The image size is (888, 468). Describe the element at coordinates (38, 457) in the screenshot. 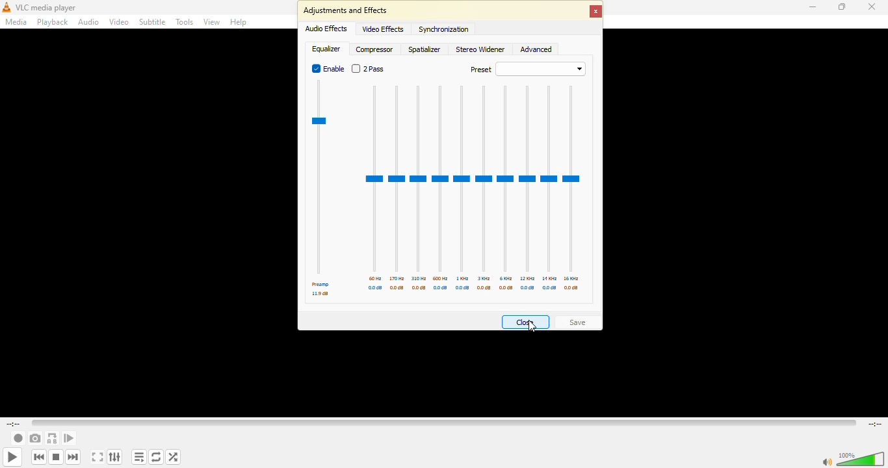

I see `previous media in playlist` at that location.